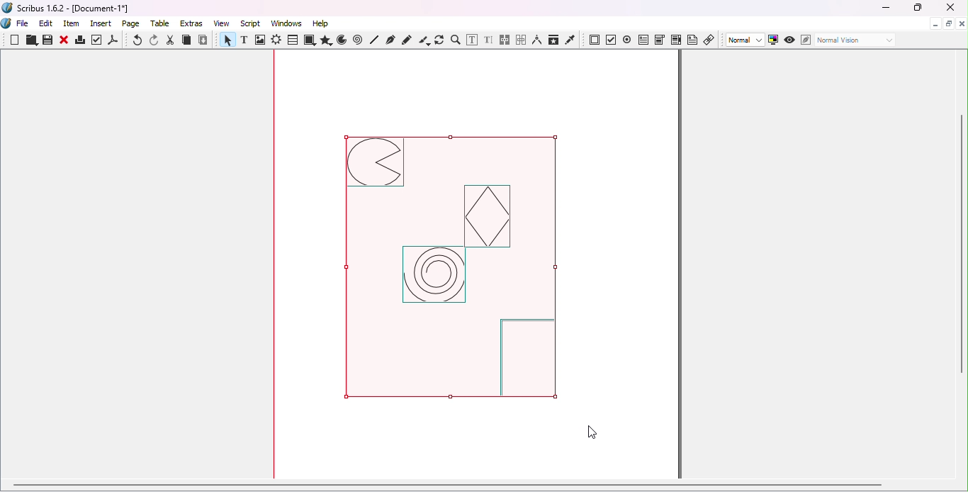  I want to click on Shapes, so click(309, 40).